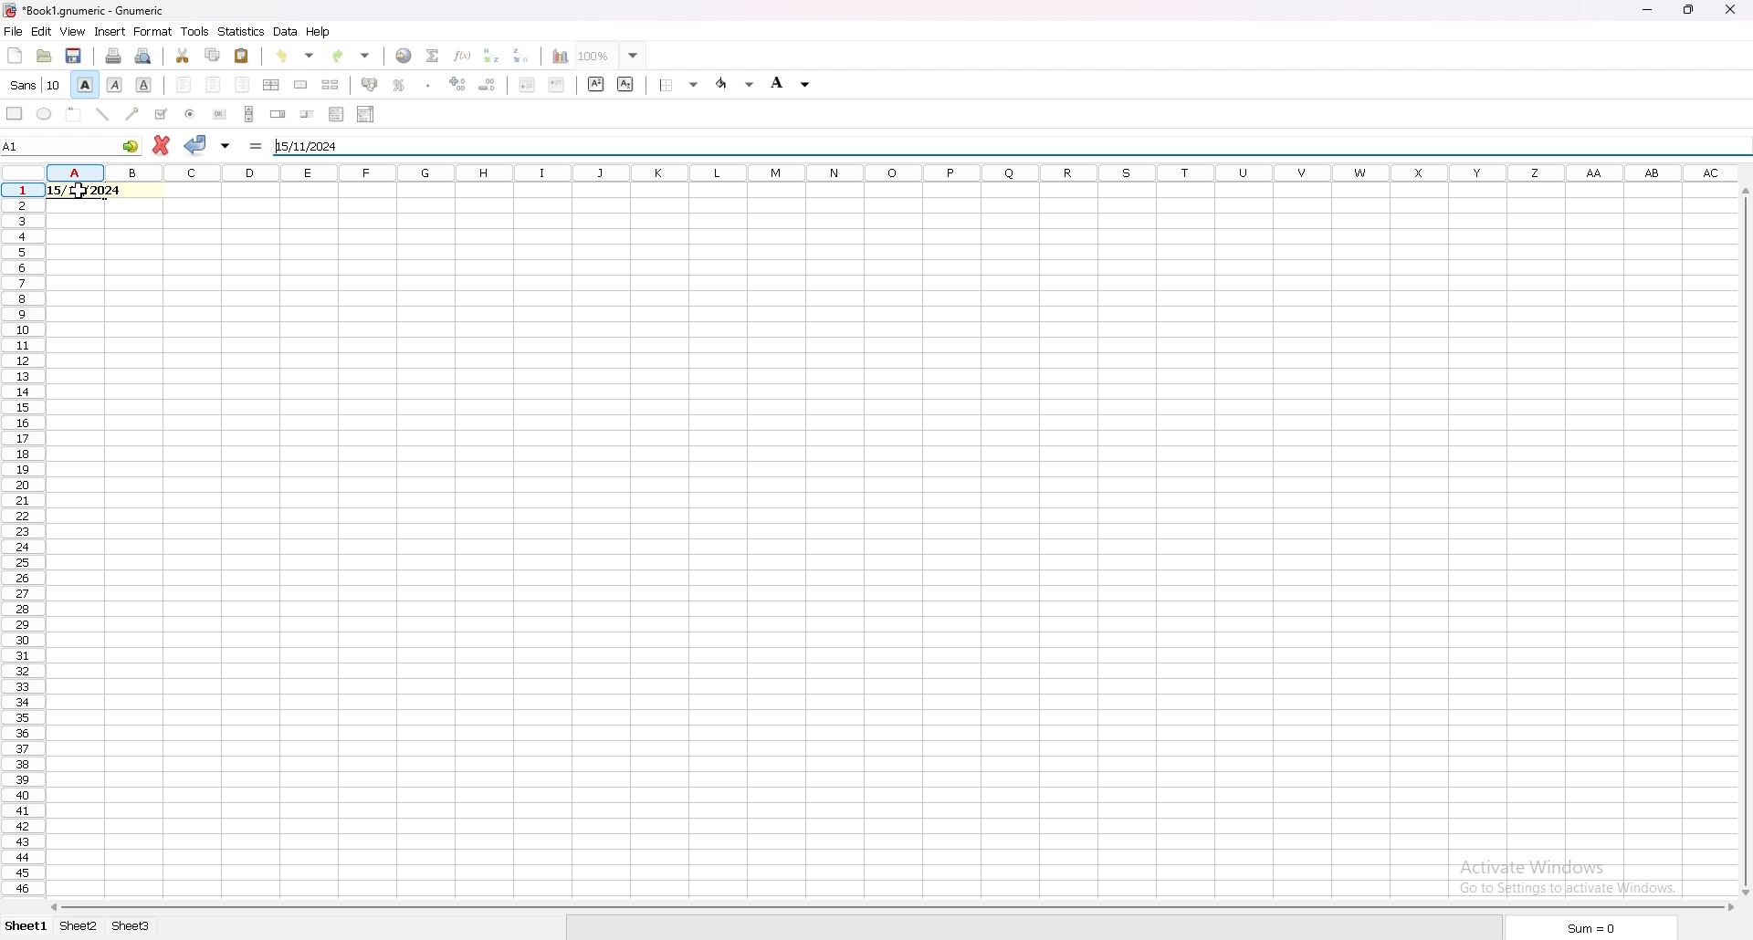 The width and height of the screenshot is (1753, 940). Describe the element at coordinates (16, 56) in the screenshot. I see `new` at that location.